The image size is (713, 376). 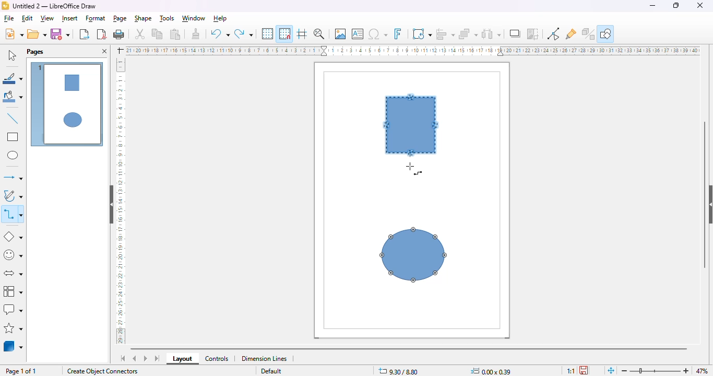 What do you see at coordinates (13, 137) in the screenshot?
I see `rectangle` at bounding box center [13, 137].